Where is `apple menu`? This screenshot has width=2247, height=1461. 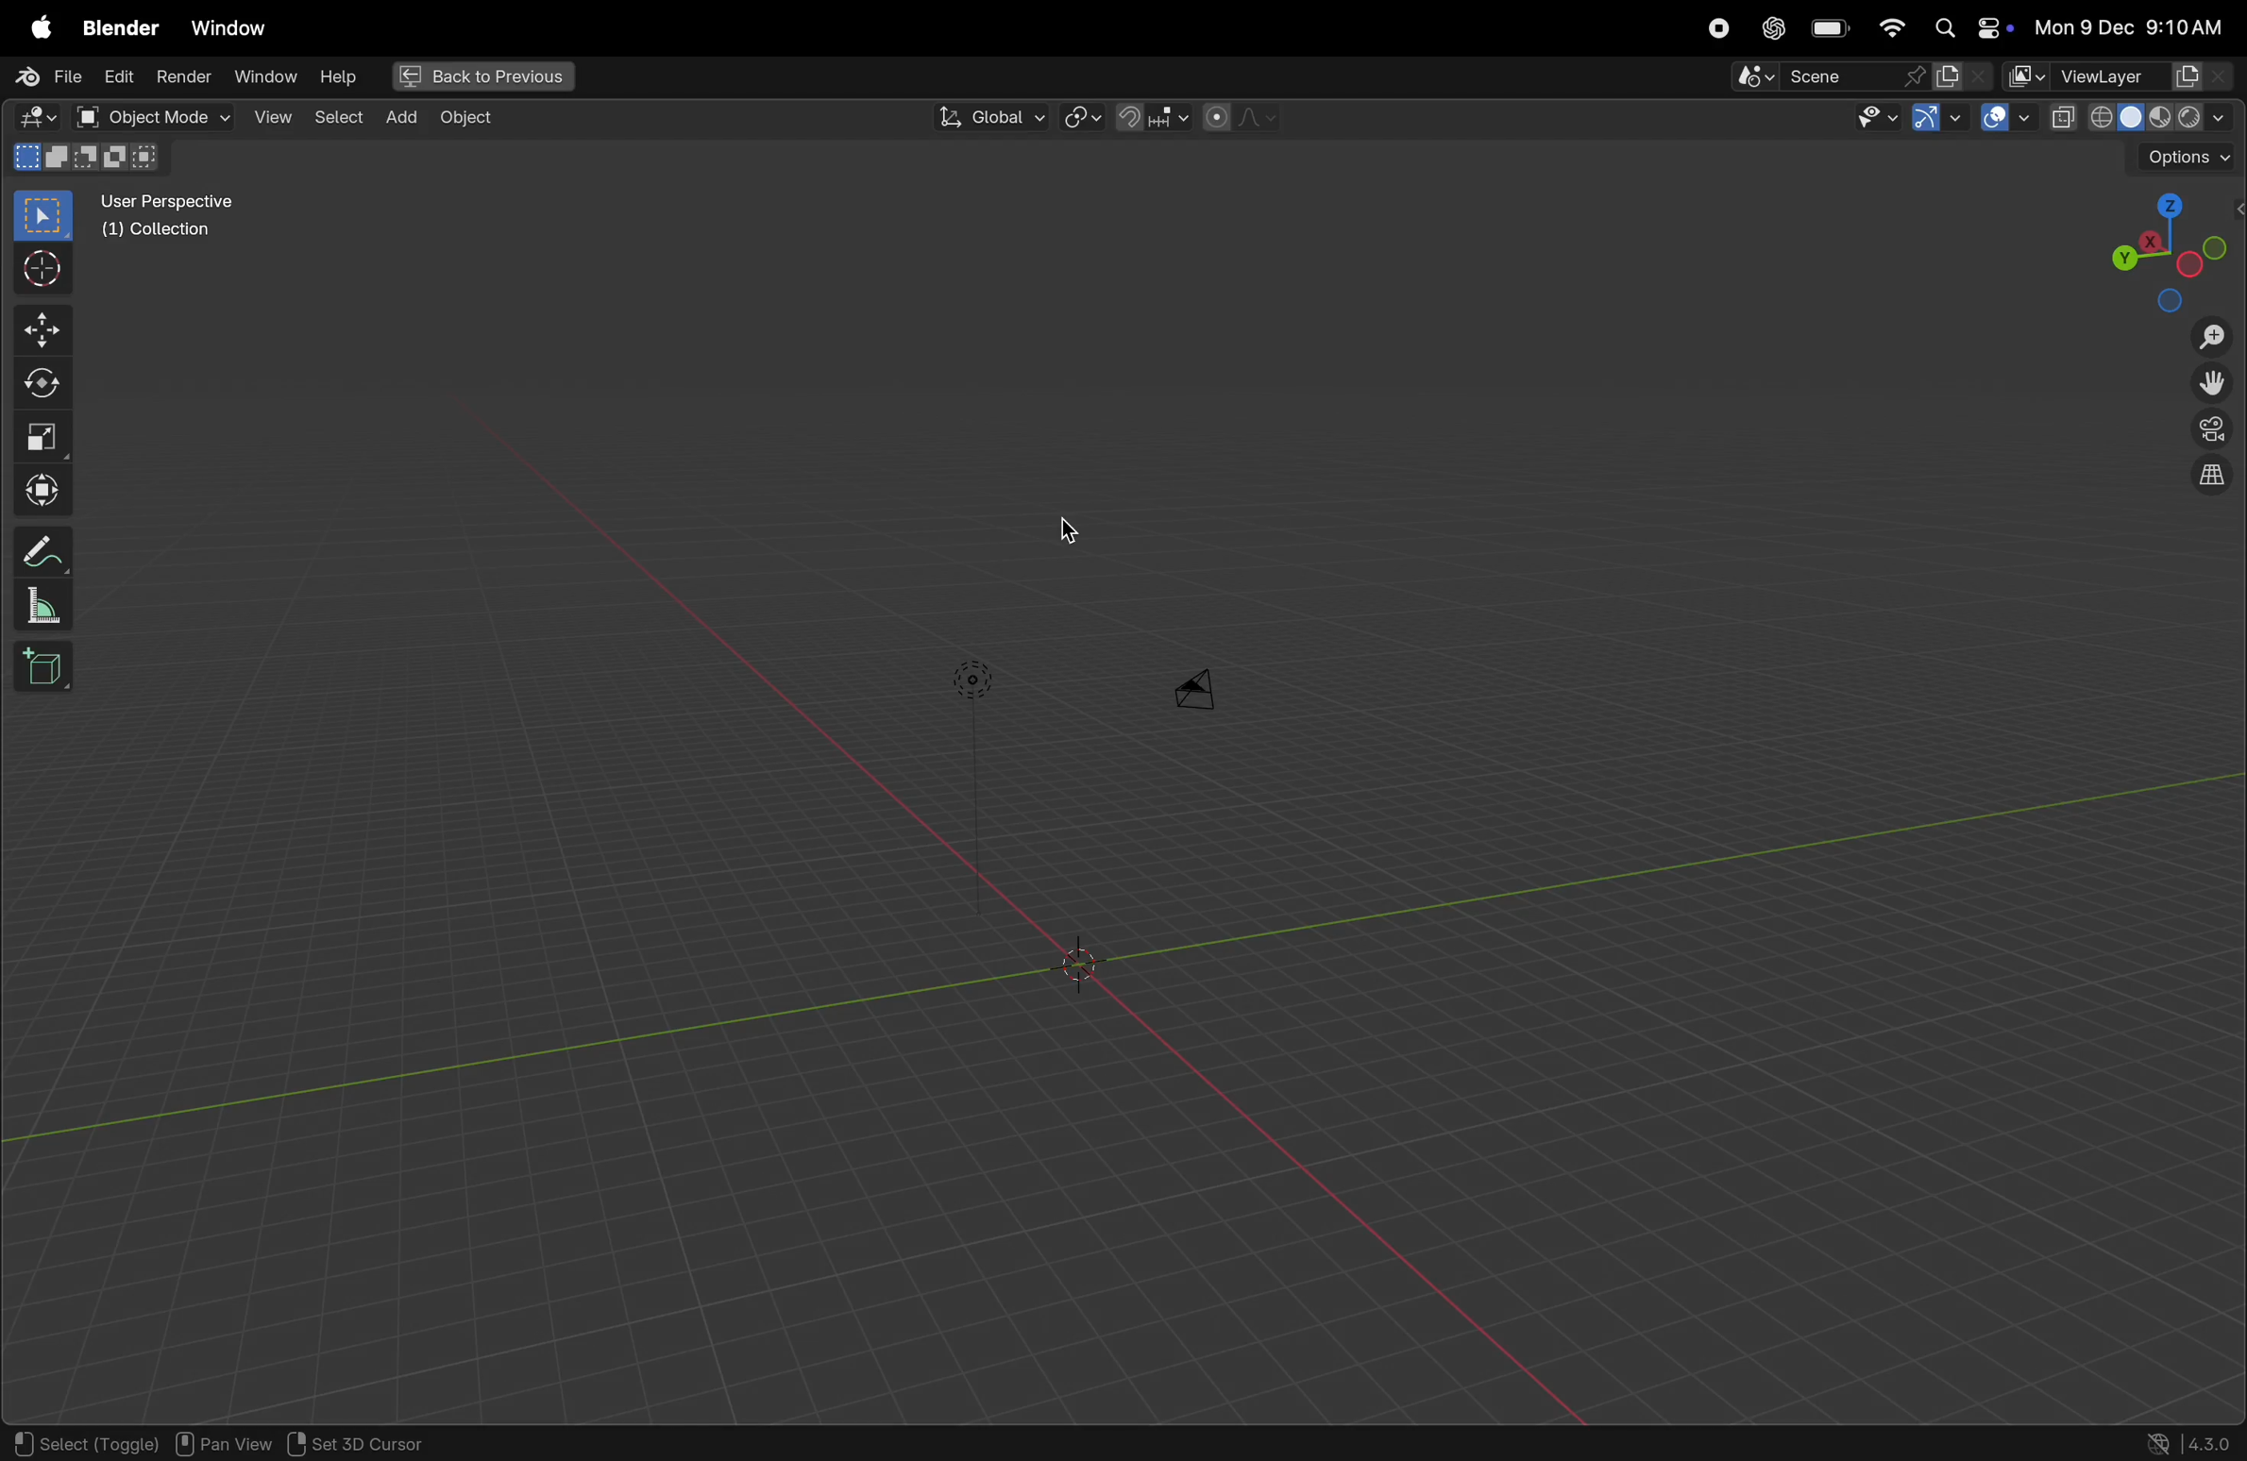 apple menu is located at coordinates (37, 27).